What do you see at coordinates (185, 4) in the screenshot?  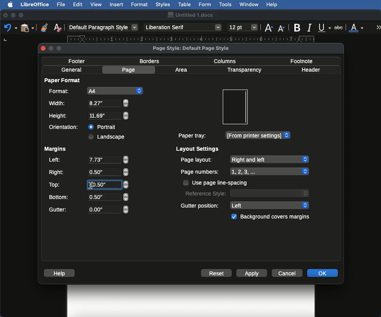 I see `Table` at bounding box center [185, 4].